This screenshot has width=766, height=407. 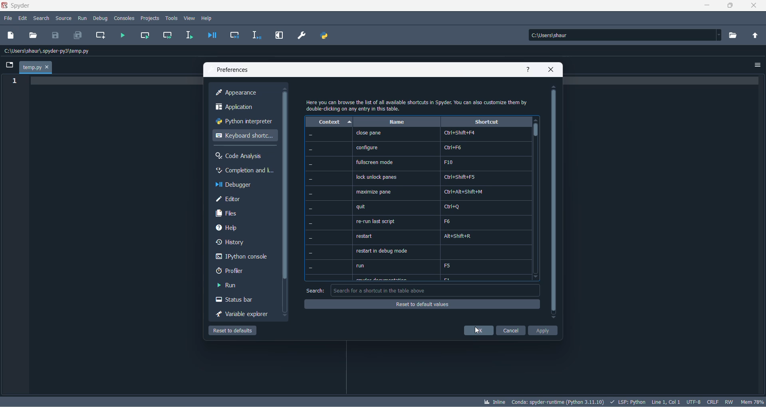 I want to click on options, so click(x=758, y=63).